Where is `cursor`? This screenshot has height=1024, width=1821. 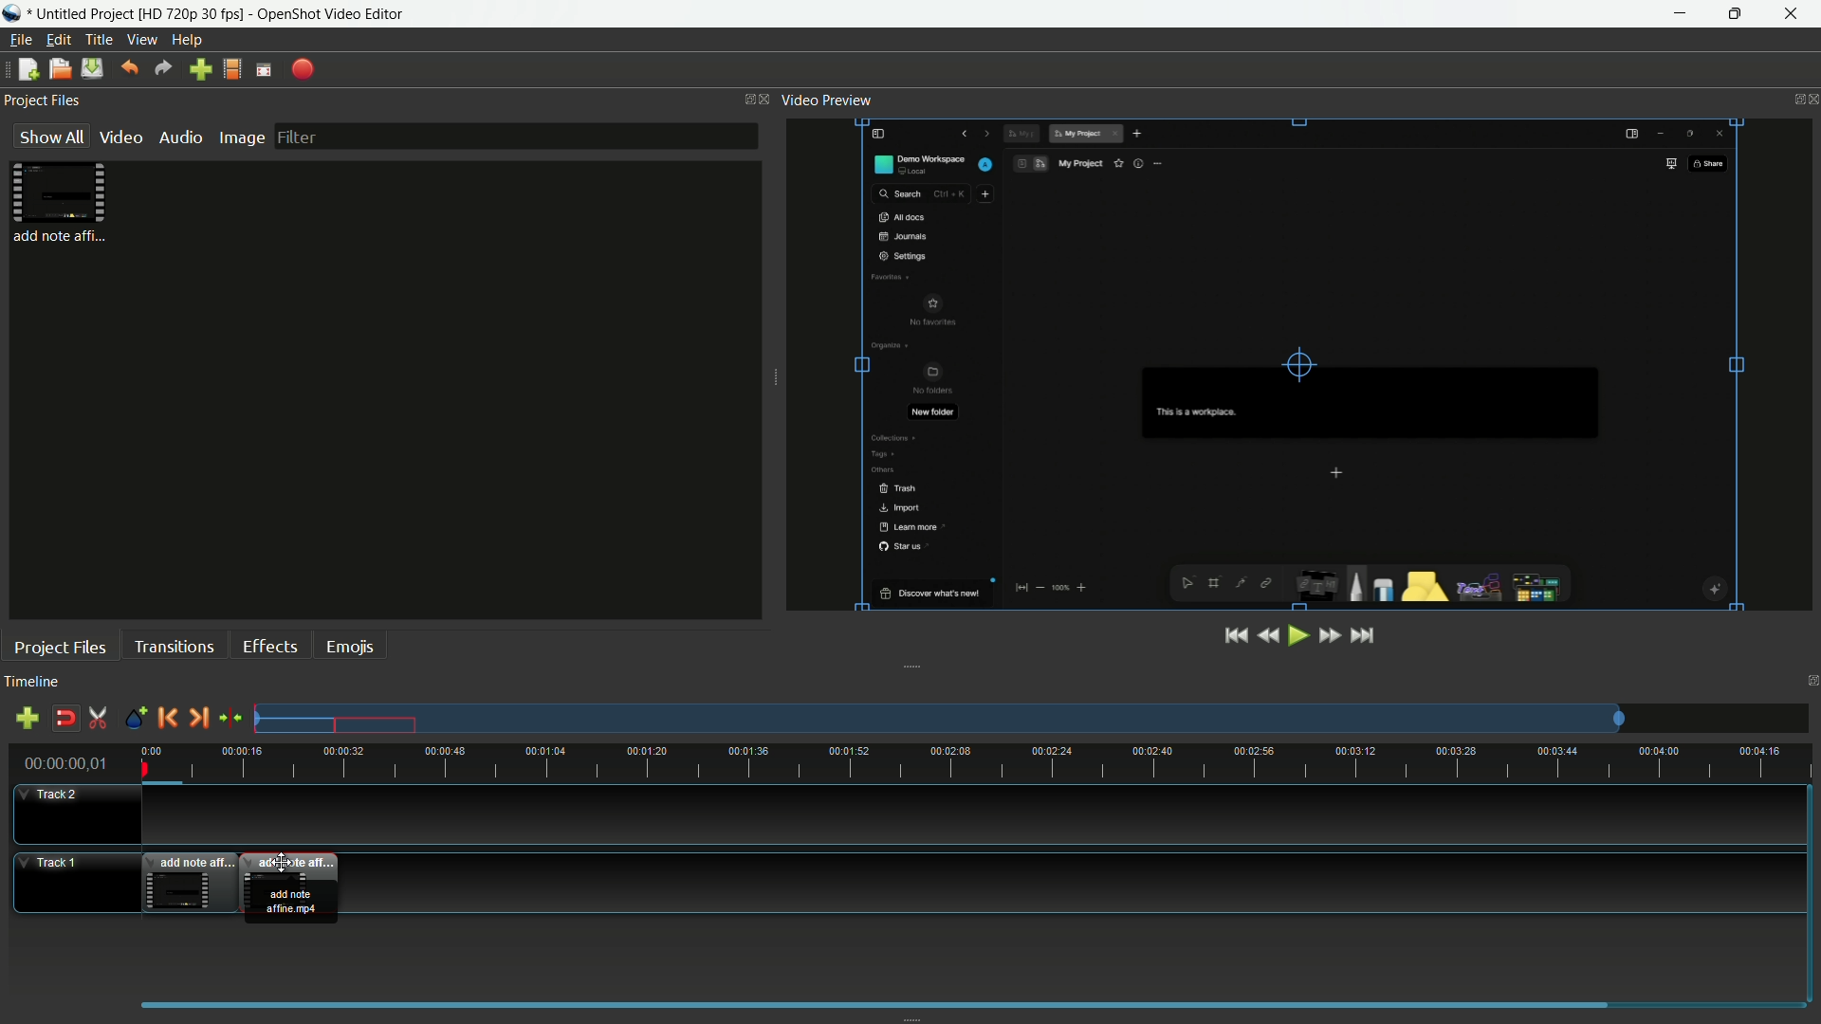 cursor is located at coordinates (281, 866).